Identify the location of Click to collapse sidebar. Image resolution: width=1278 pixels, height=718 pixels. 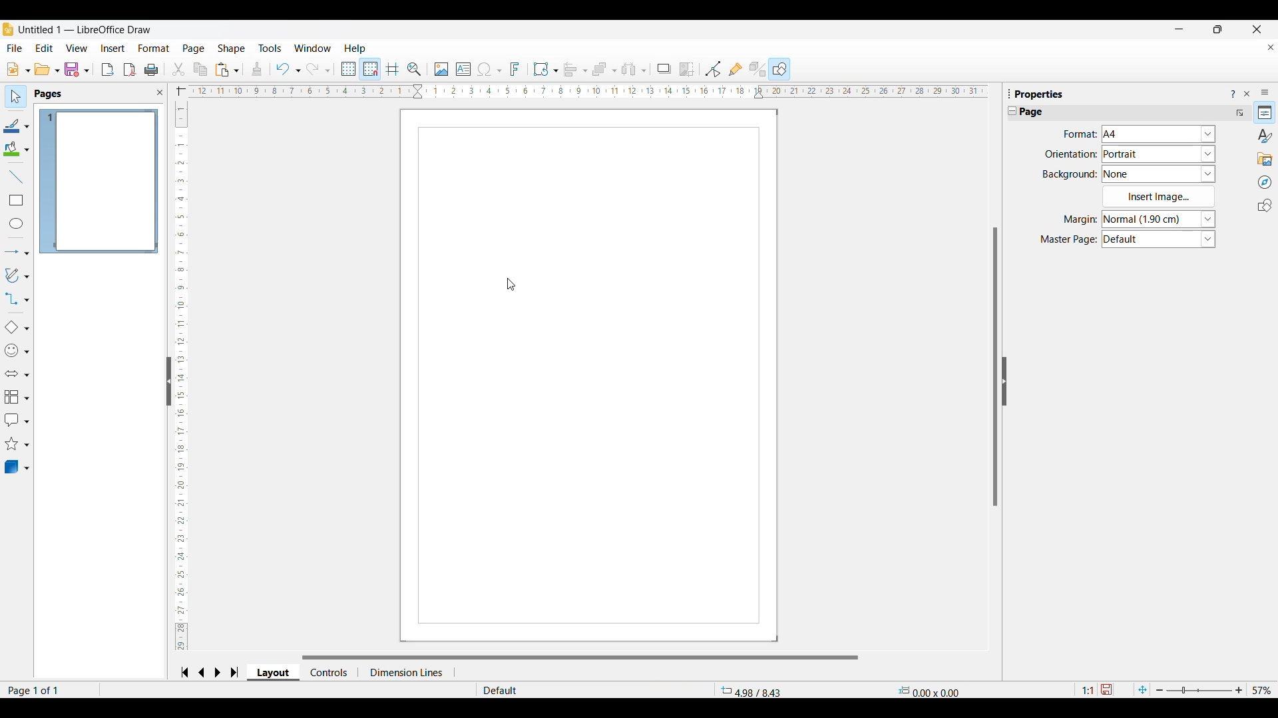
(1004, 381).